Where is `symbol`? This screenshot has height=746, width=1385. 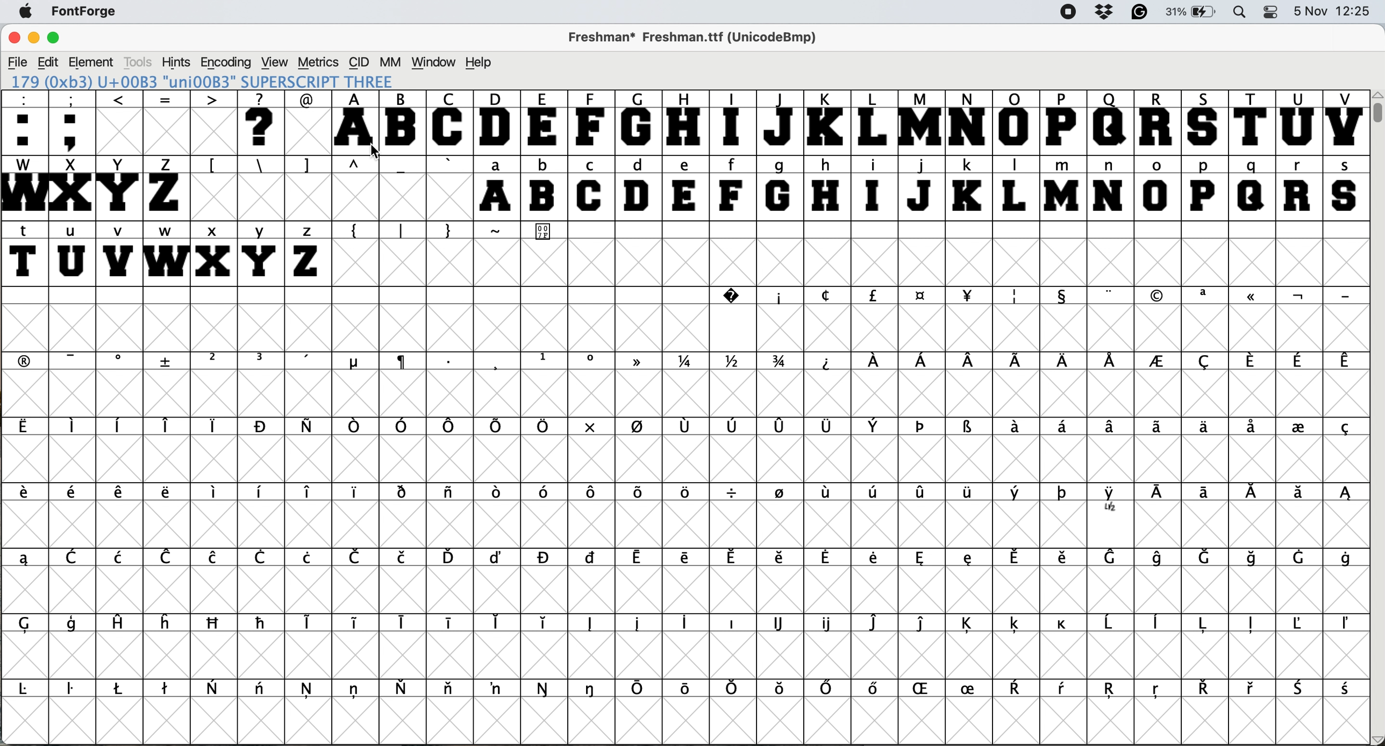 symbol is located at coordinates (1298, 557).